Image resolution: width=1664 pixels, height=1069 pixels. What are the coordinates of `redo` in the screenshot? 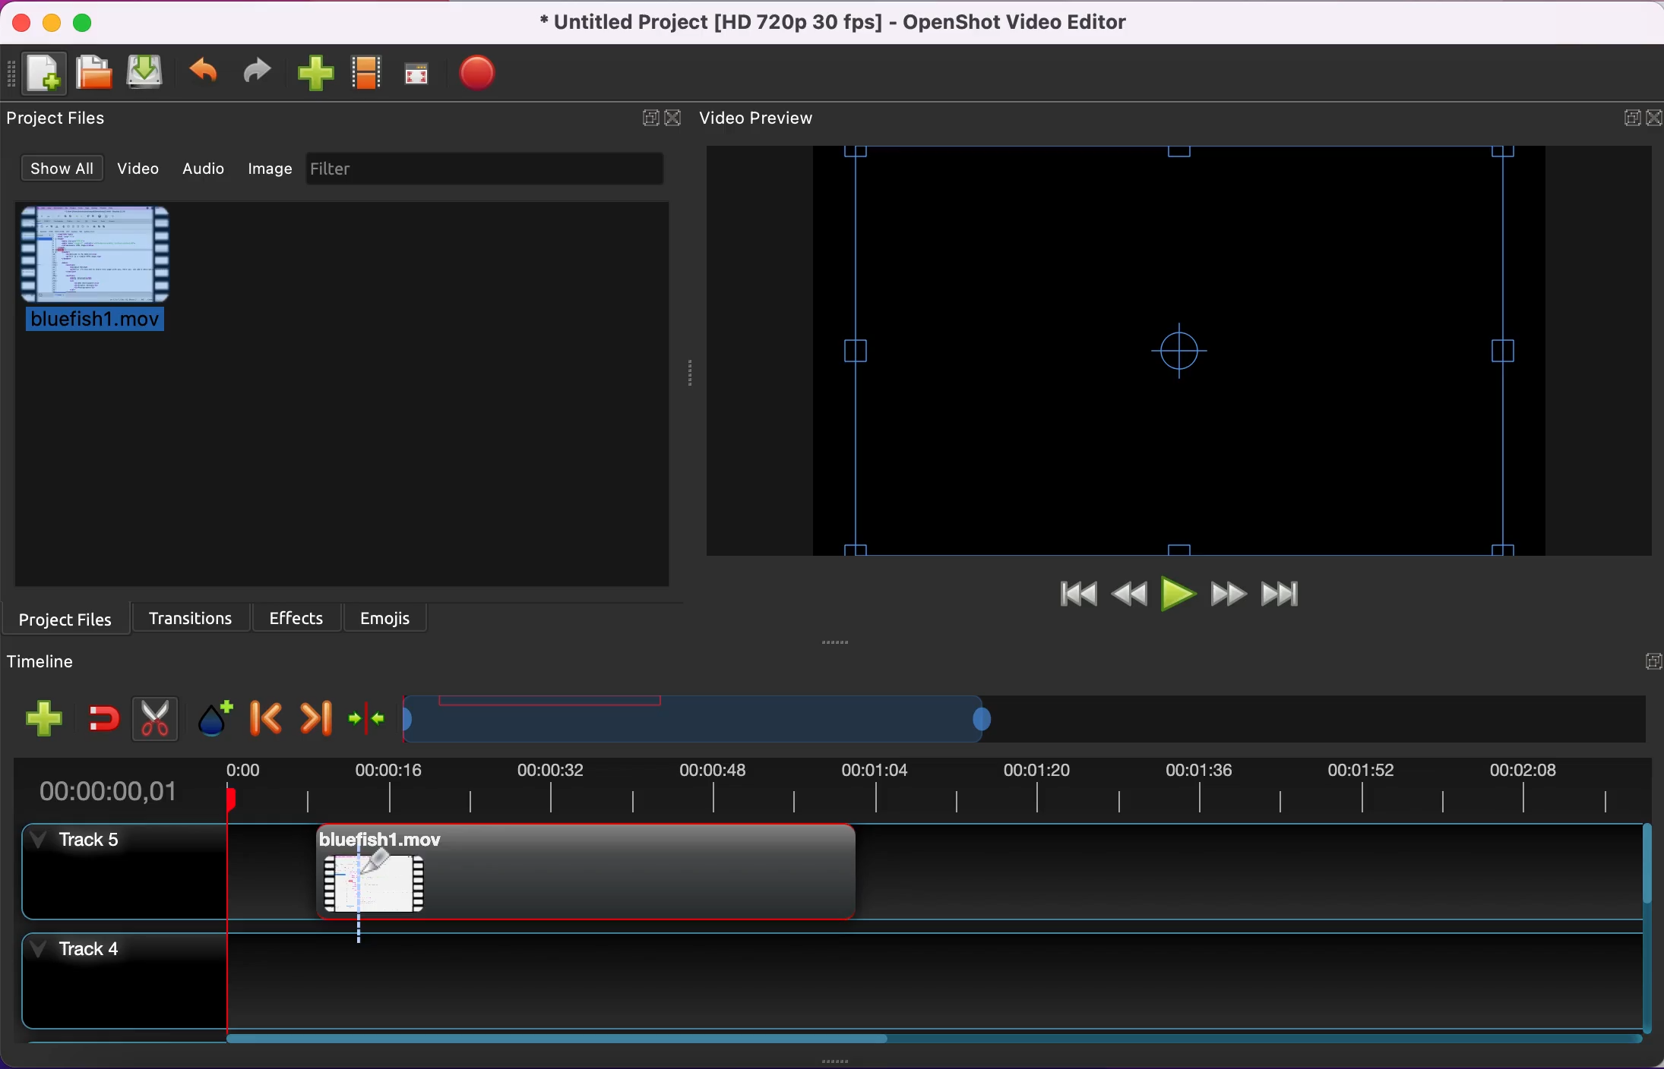 It's located at (262, 74).